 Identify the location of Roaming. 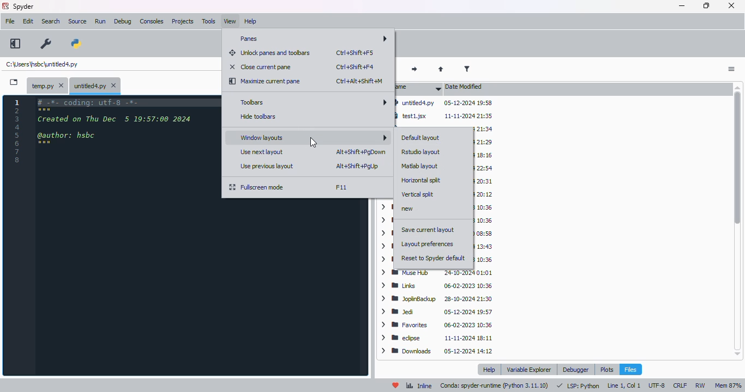
(484, 233).